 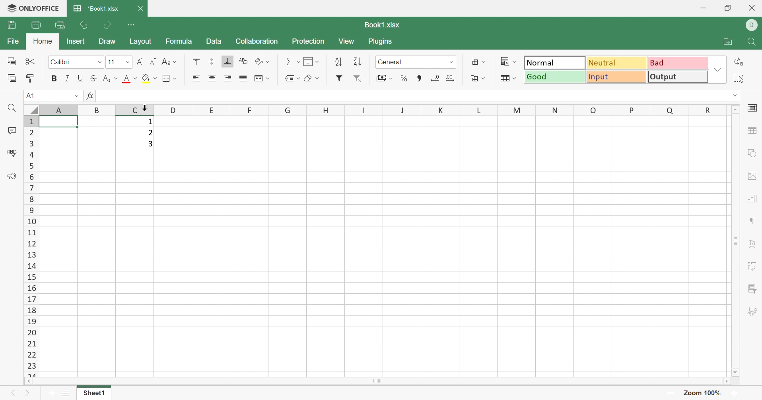 I want to click on Percentage style, so click(x=404, y=78).